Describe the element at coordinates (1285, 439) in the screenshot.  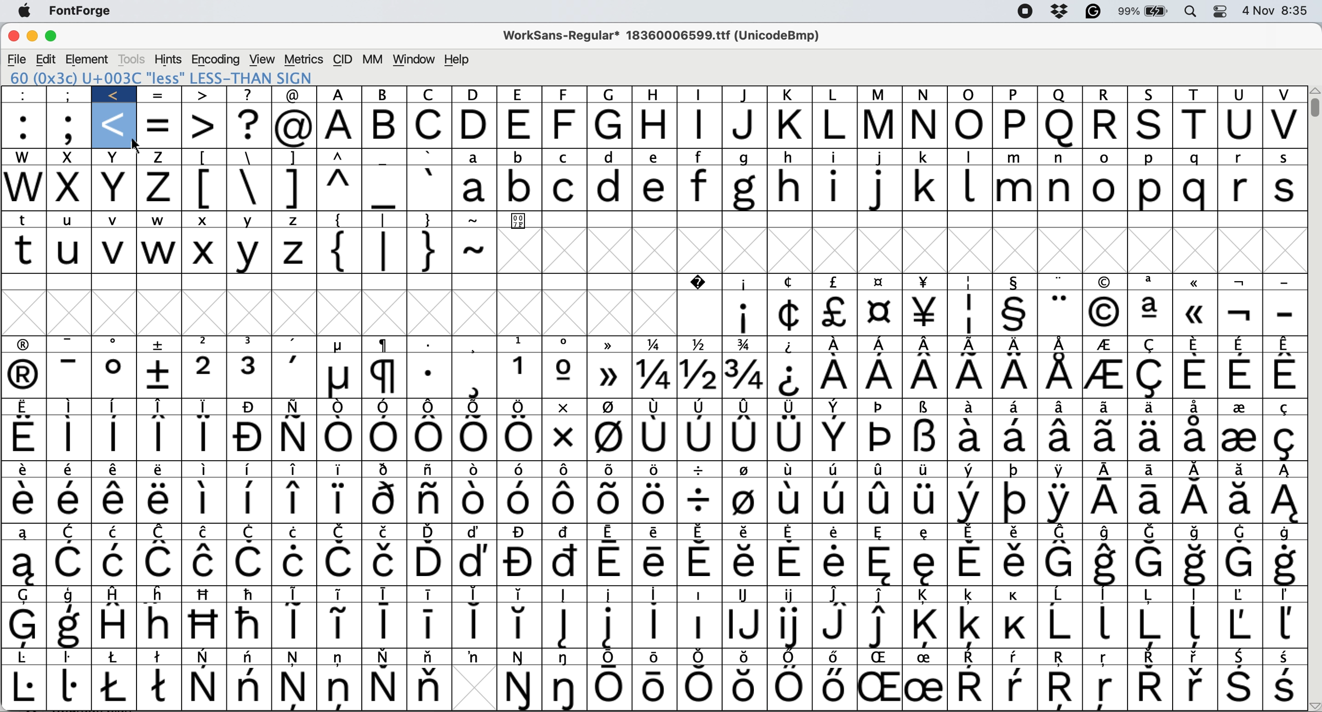
I see `Symbol` at that location.